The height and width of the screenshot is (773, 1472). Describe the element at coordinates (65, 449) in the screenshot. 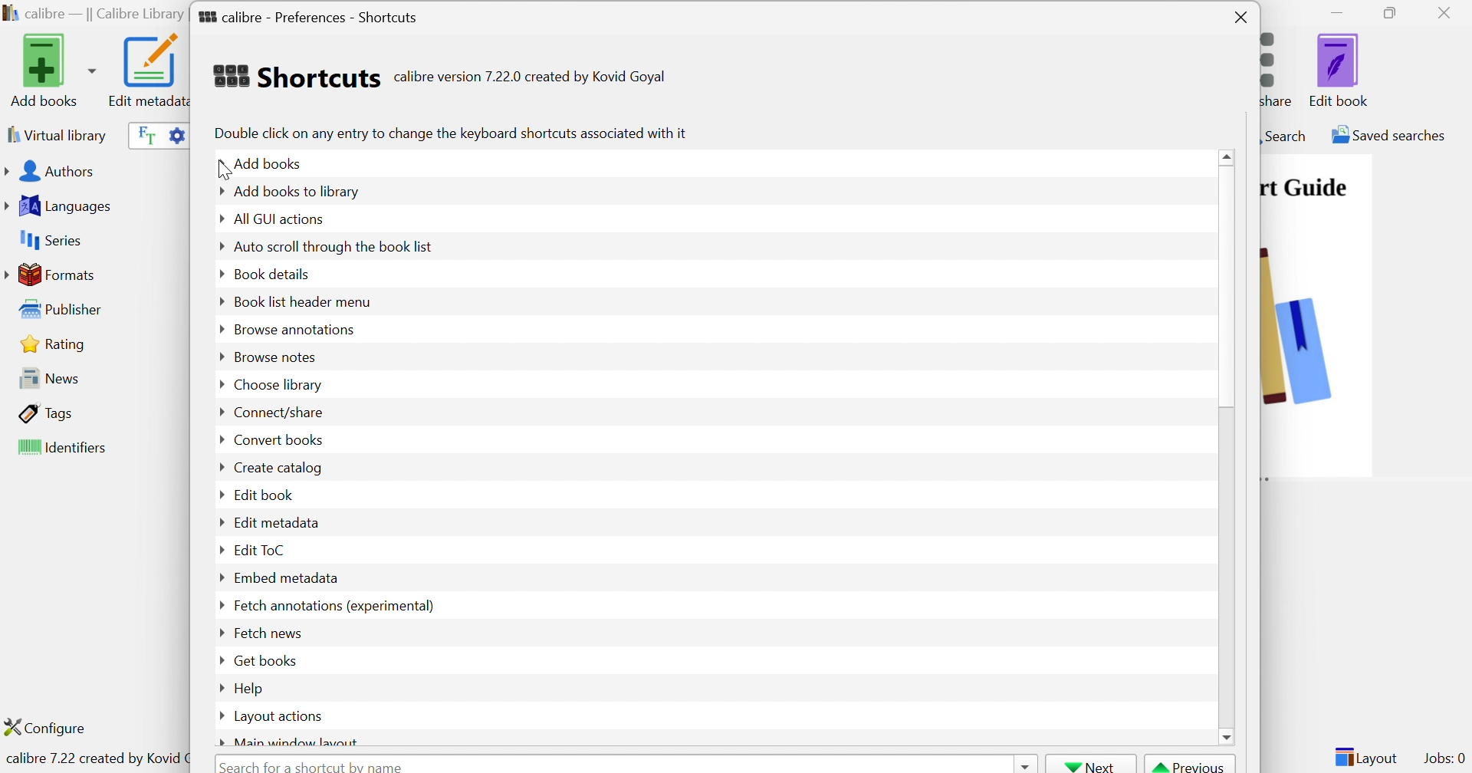

I see `Identifiers` at that location.